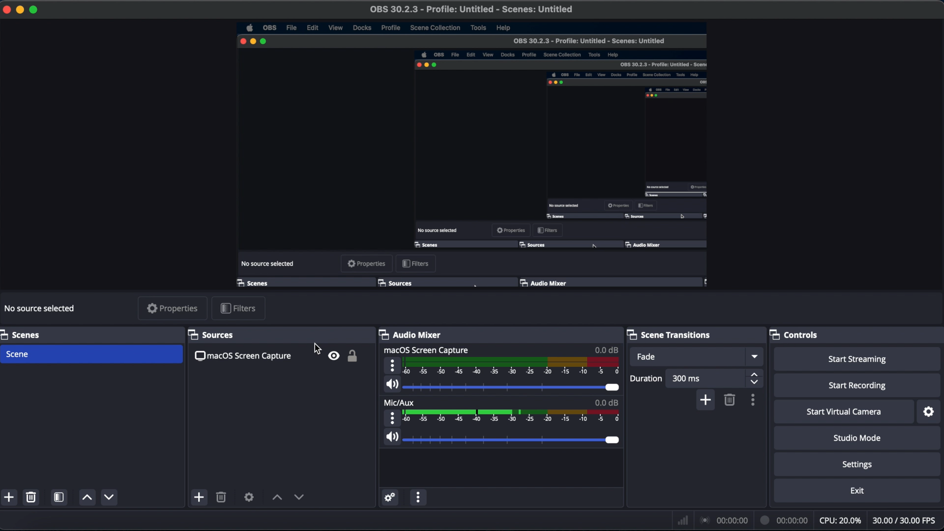  Describe the element at coordinates (240, 309) in the screenshot. I see `filters` at that location.